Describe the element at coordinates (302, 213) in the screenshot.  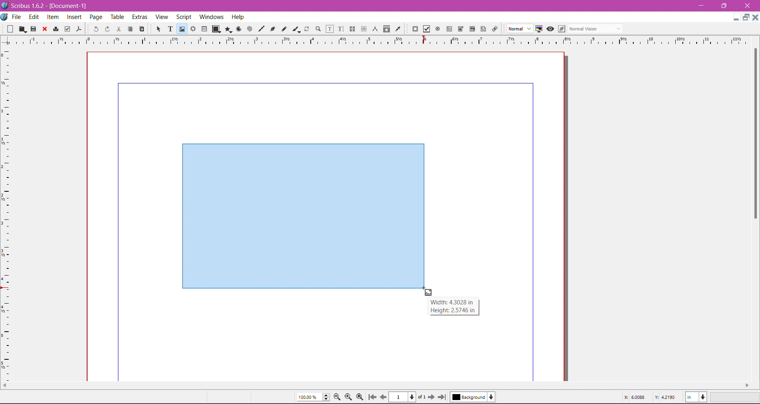
I see `Image frame ` at that location.